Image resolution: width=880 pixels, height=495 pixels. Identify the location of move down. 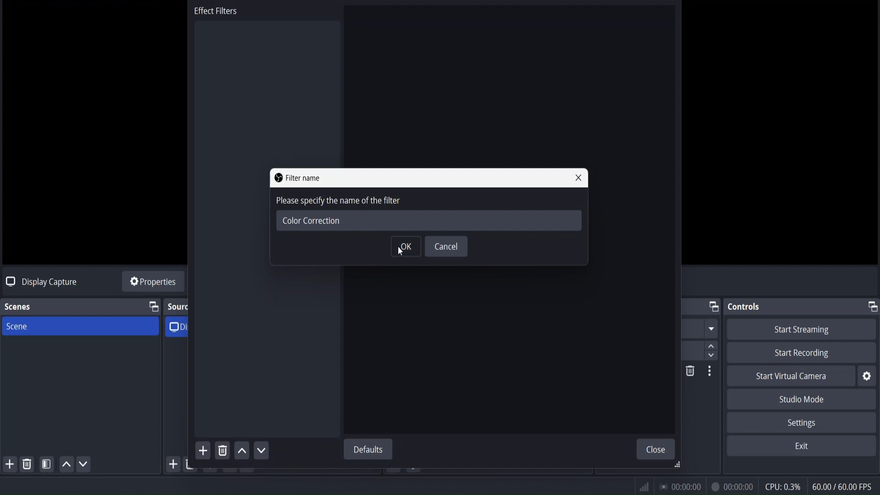
(263, 450).